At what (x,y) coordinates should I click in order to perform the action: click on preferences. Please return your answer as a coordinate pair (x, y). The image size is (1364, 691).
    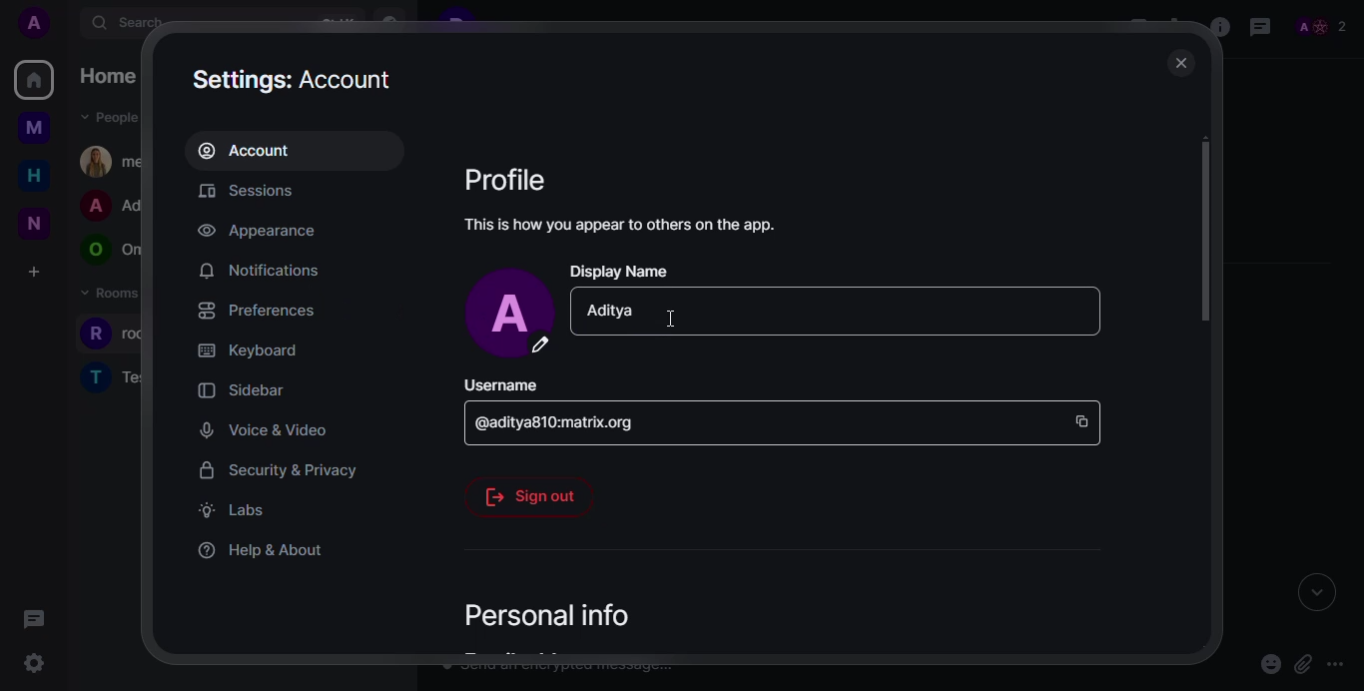
    Looking at the image, I should click on (254, 309).